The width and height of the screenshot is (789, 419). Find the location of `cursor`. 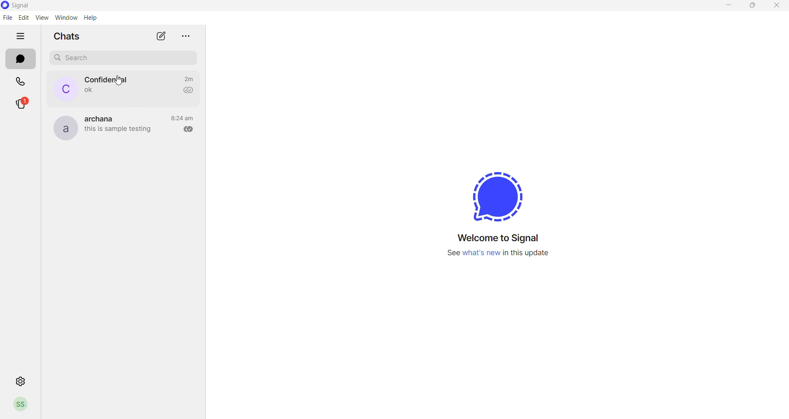

cursor is located at coordinates (120, 81).